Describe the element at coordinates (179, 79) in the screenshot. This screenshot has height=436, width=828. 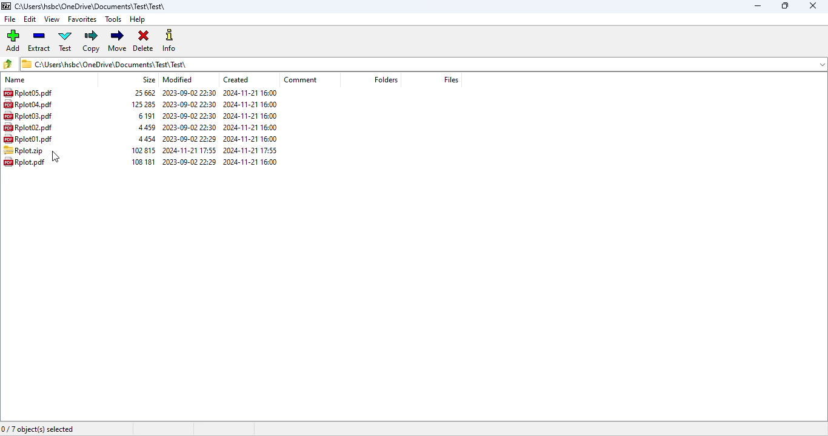
I see `modified` at that location.